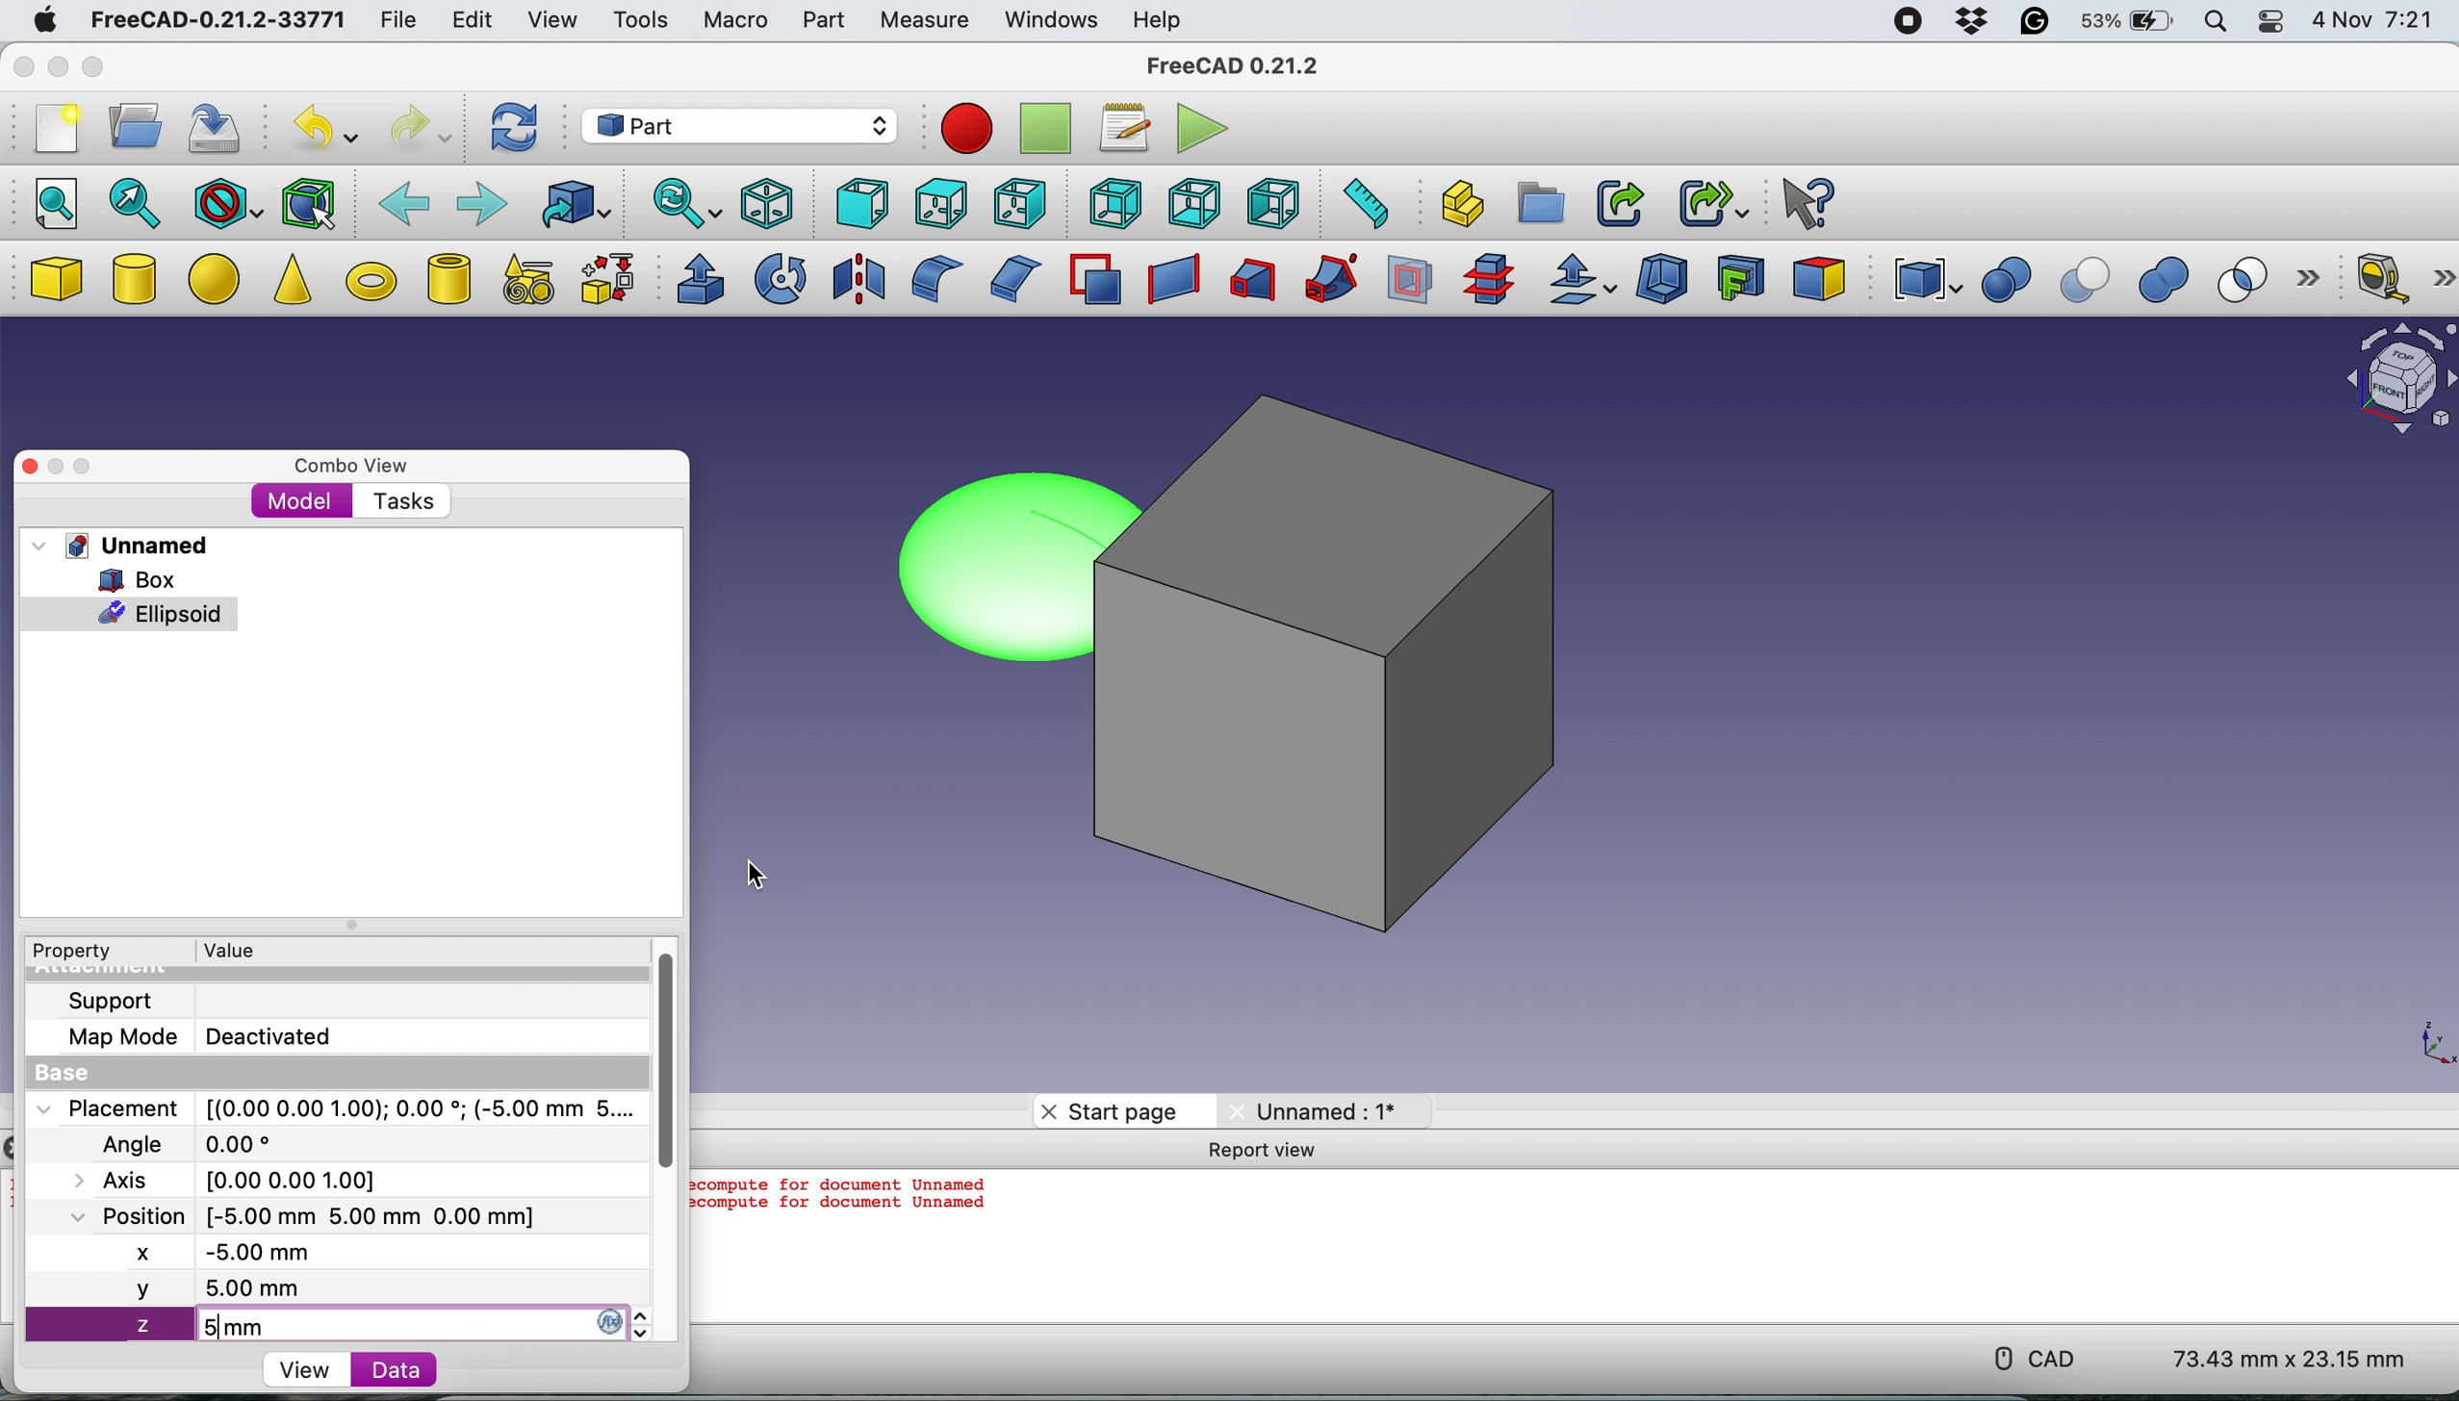 This screenshot has height=1401, width=2459. Describe the element at coordinates (1271, 1152) in the screenshot. I see `Report View` at that location.